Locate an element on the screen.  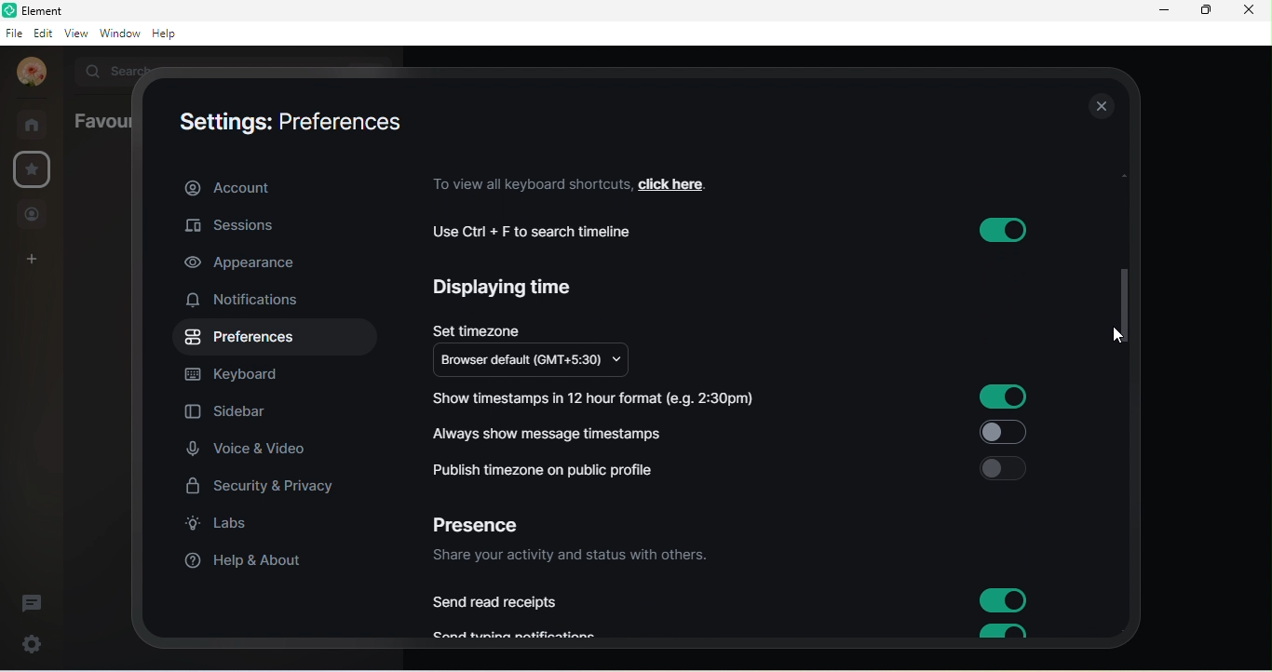
‘Show timestamps in 12 hour format (e.g. 2:30pm) is located at coordinates (592, 401).